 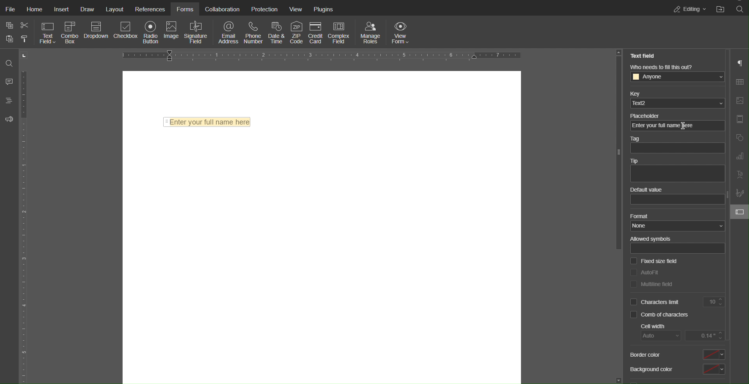 I want to click on , so click(x=651, y=115).